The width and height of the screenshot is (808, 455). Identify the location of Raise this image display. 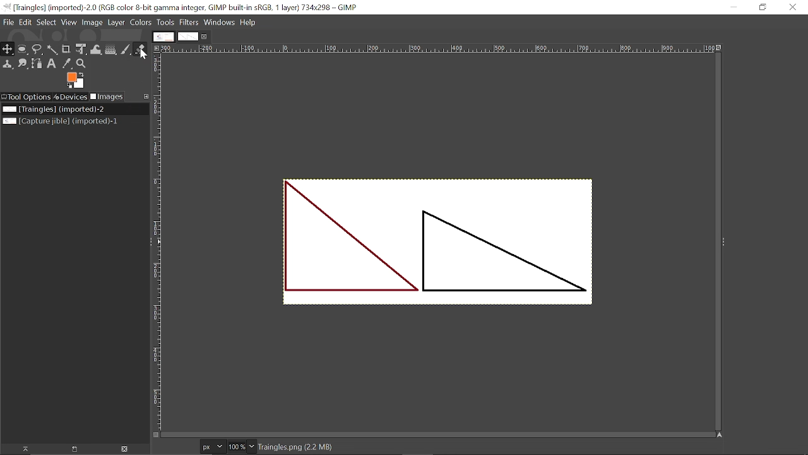
(23, 449).